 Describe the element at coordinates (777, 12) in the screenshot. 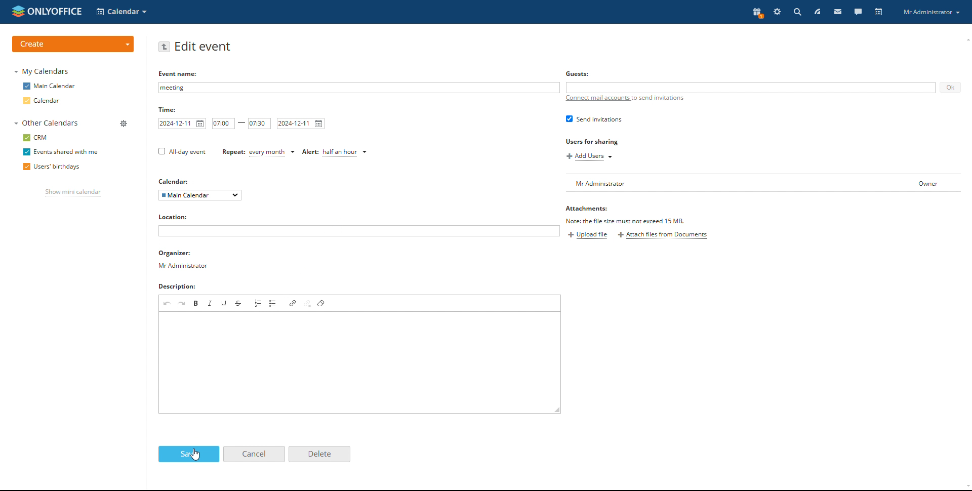

I see `settings` at that location.